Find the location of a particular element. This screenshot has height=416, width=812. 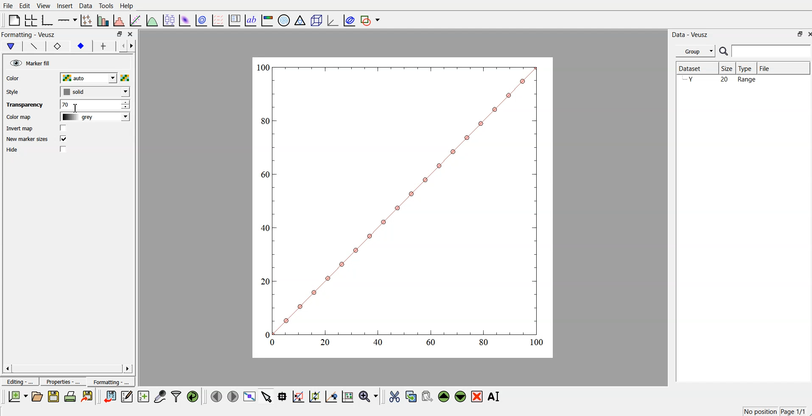

Properties - Veusz is located at coordinates (28, 34).